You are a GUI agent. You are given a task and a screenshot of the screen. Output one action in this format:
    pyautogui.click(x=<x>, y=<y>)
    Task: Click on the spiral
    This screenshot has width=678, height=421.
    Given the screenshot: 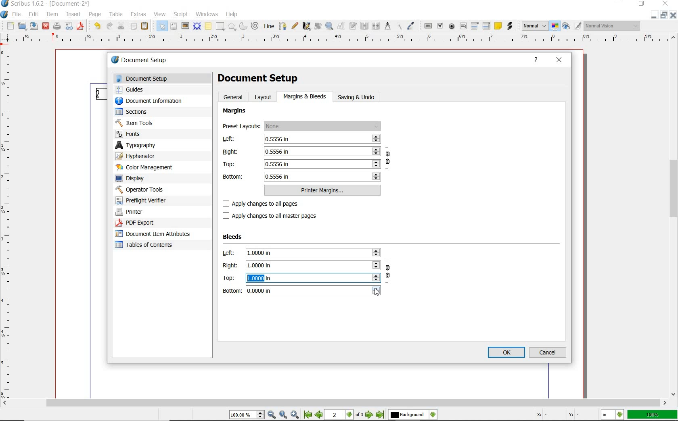 What is the action you would take?
    pyautogui.click(x=255, y=25)
    